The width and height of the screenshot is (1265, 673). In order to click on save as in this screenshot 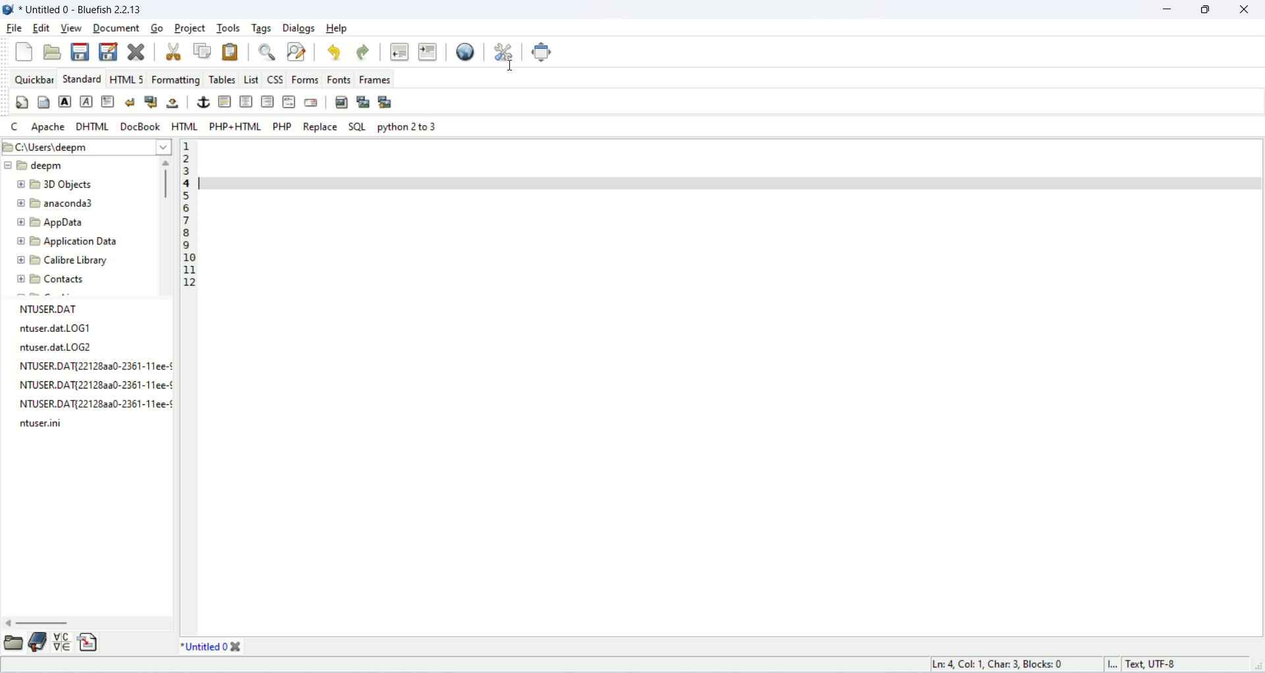, I will do `click(109, 51)`.